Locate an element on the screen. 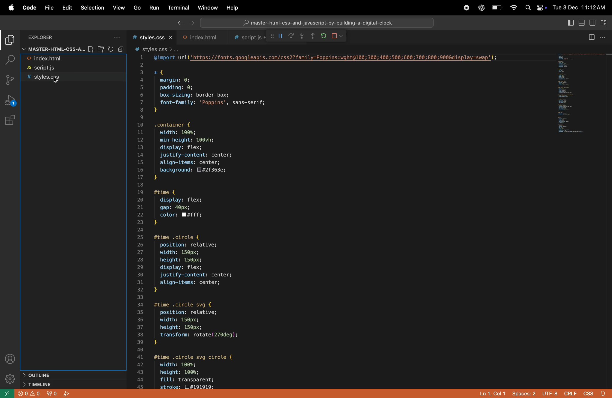 This screenshot has width=612, height=398. extinsions is located at coordinates (12, 123).